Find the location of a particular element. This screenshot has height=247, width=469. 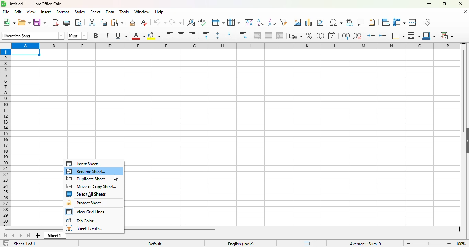

show draw functions is located at coordinates (426, 22).